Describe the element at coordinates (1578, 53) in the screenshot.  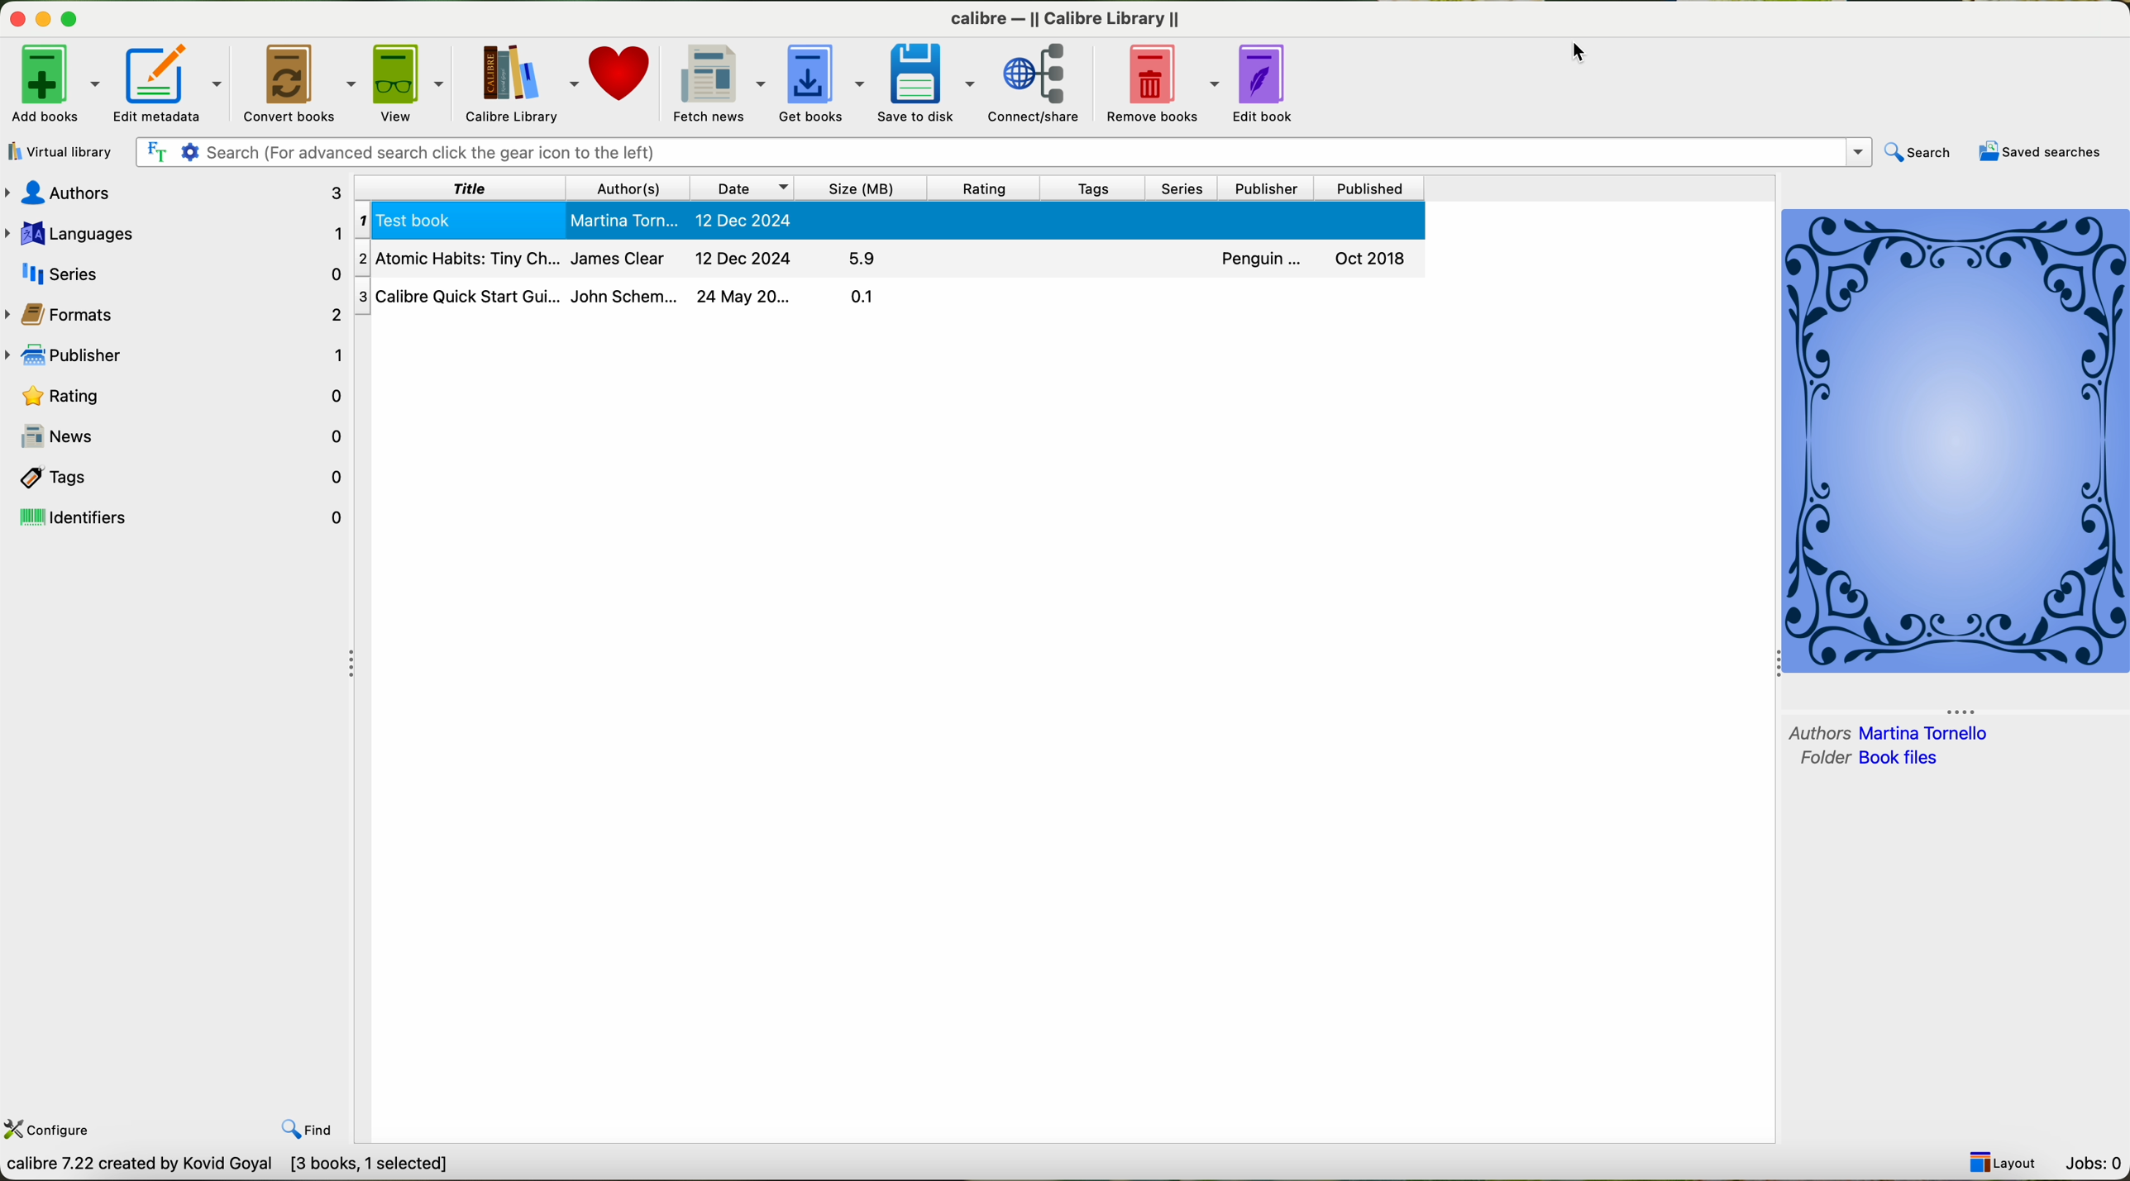
I see `mouse` at that location.